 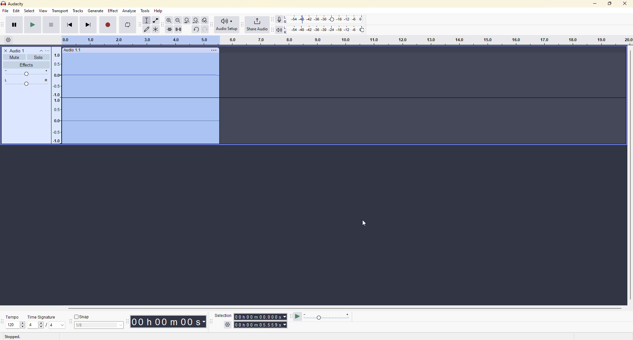 I want to click on audacity tools toolbar, so click(x=140, y=24).